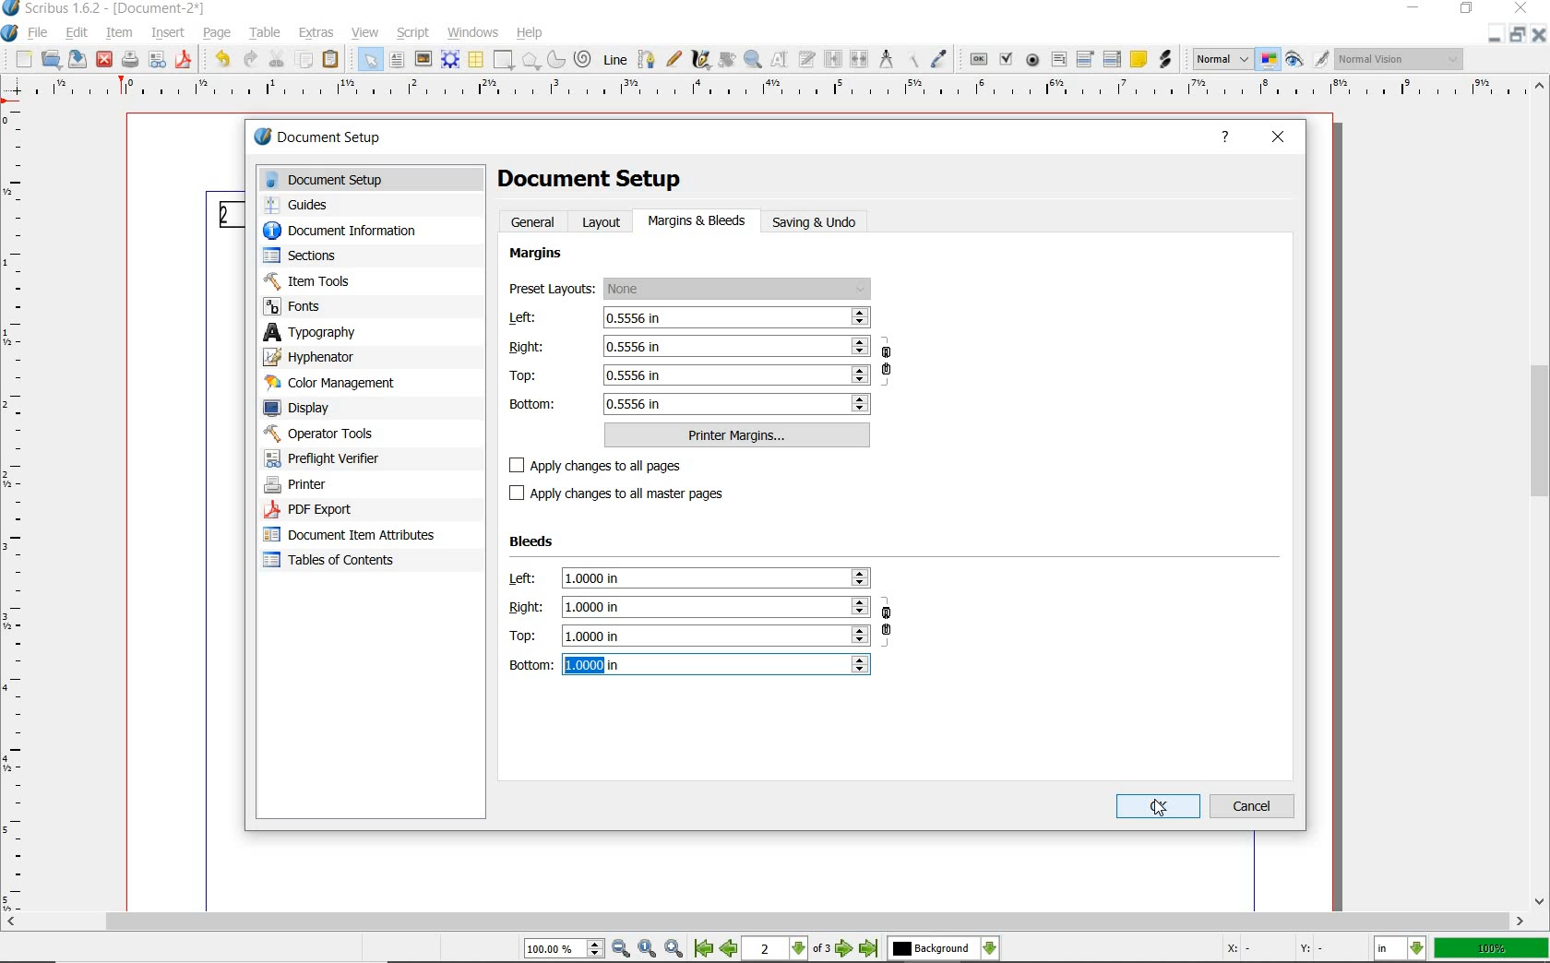 The height and width of the screenshot is (963, 1550). What do you see at coordinates (1541, 38) in the screenshot?
I see `Close` at bounding box center [1541, 38].